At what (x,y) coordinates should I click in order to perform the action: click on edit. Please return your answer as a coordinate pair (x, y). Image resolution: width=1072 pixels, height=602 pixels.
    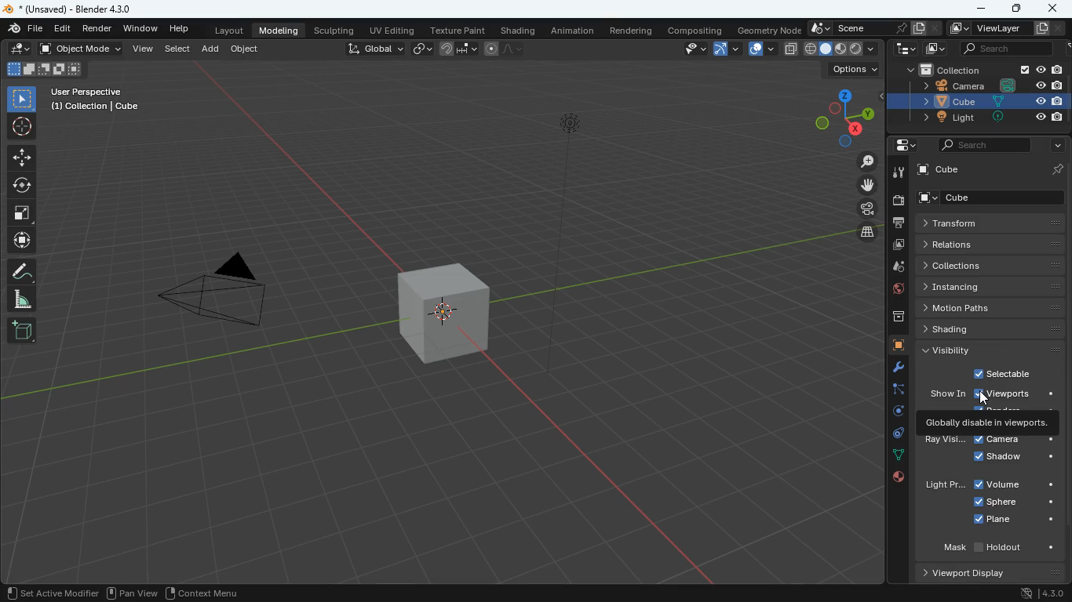
    Looking at the image, I should click on (62, 29).